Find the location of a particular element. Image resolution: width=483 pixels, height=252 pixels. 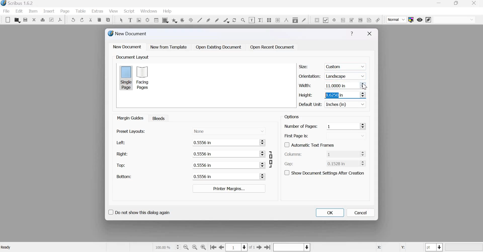

Printer margins is located at coordinates (228, 188).